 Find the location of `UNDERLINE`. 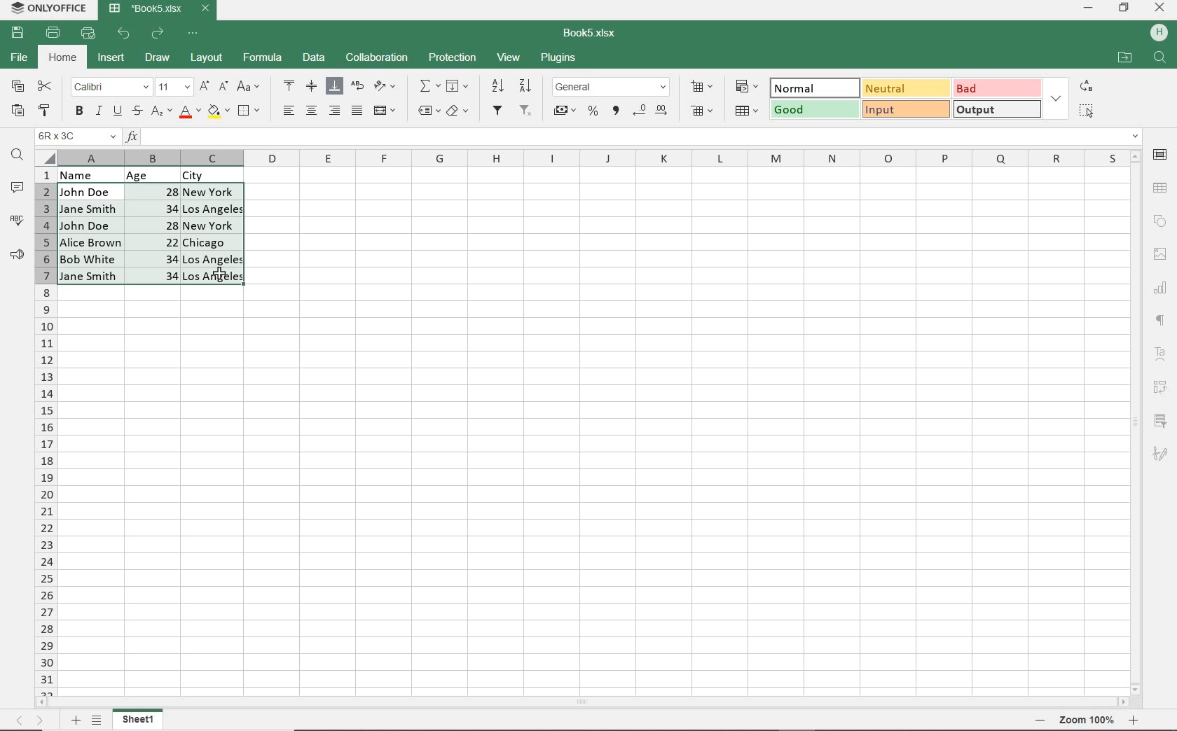

UNDERLINE is located at coordinates (116, 111).